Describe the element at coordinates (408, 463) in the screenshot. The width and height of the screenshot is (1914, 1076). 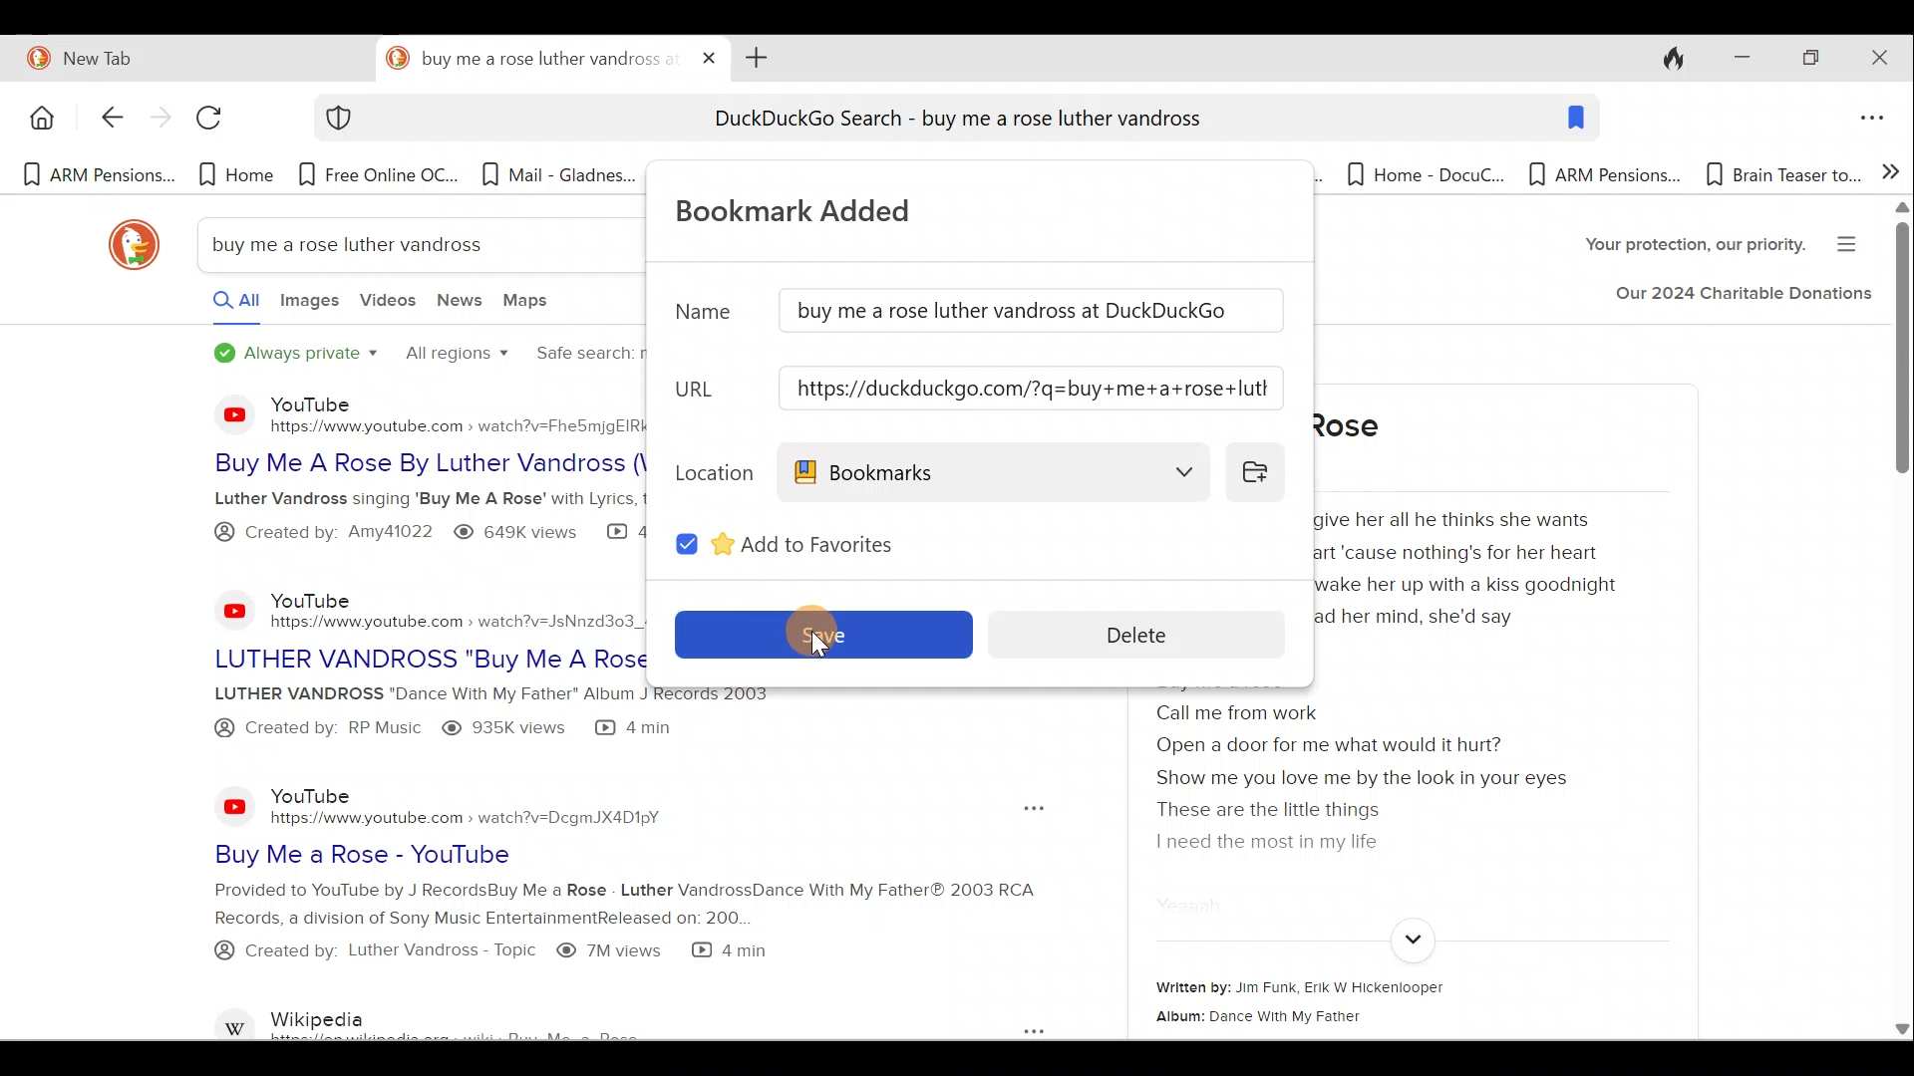
I see `Buy Me A Rose By Luther Vandross (With Lyrics) - YouTube` at that location.